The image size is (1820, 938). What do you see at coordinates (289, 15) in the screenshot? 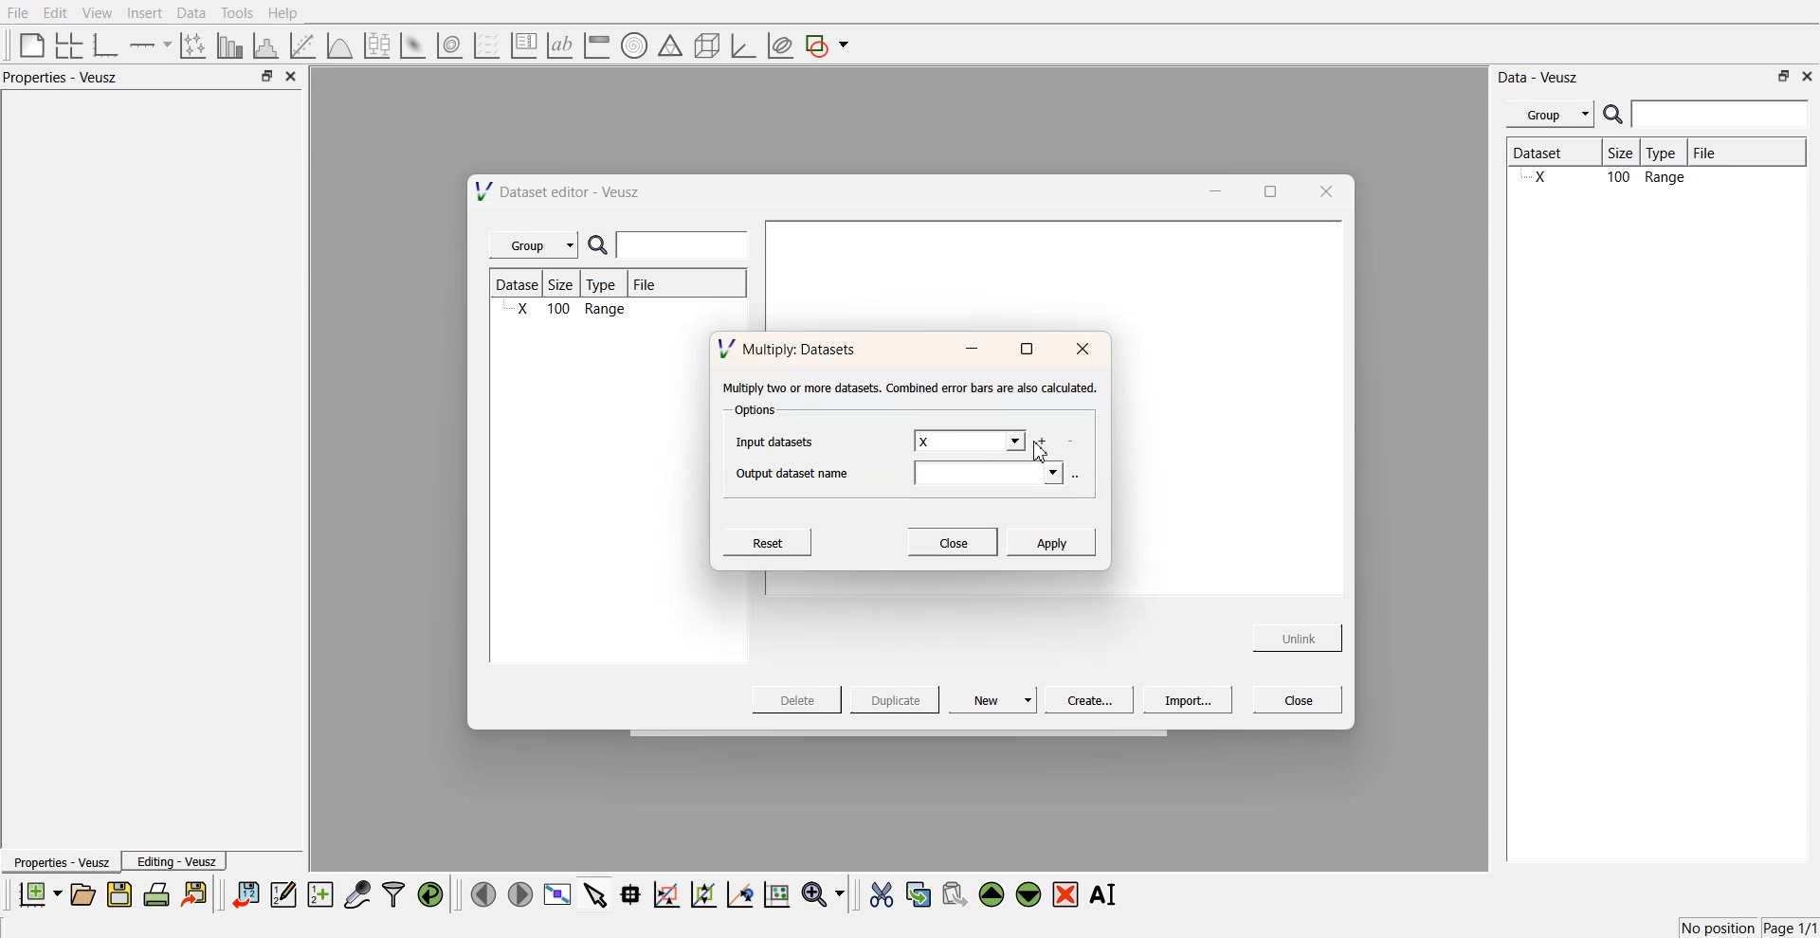
I see `Help` at bounding box center [289, 15].